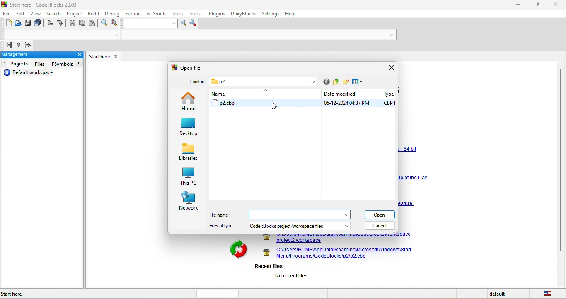 The height and width of the screenshot is (299, 566). Describe the element at coordinates (29, 22) in the screenshot. I see `save` at that location.